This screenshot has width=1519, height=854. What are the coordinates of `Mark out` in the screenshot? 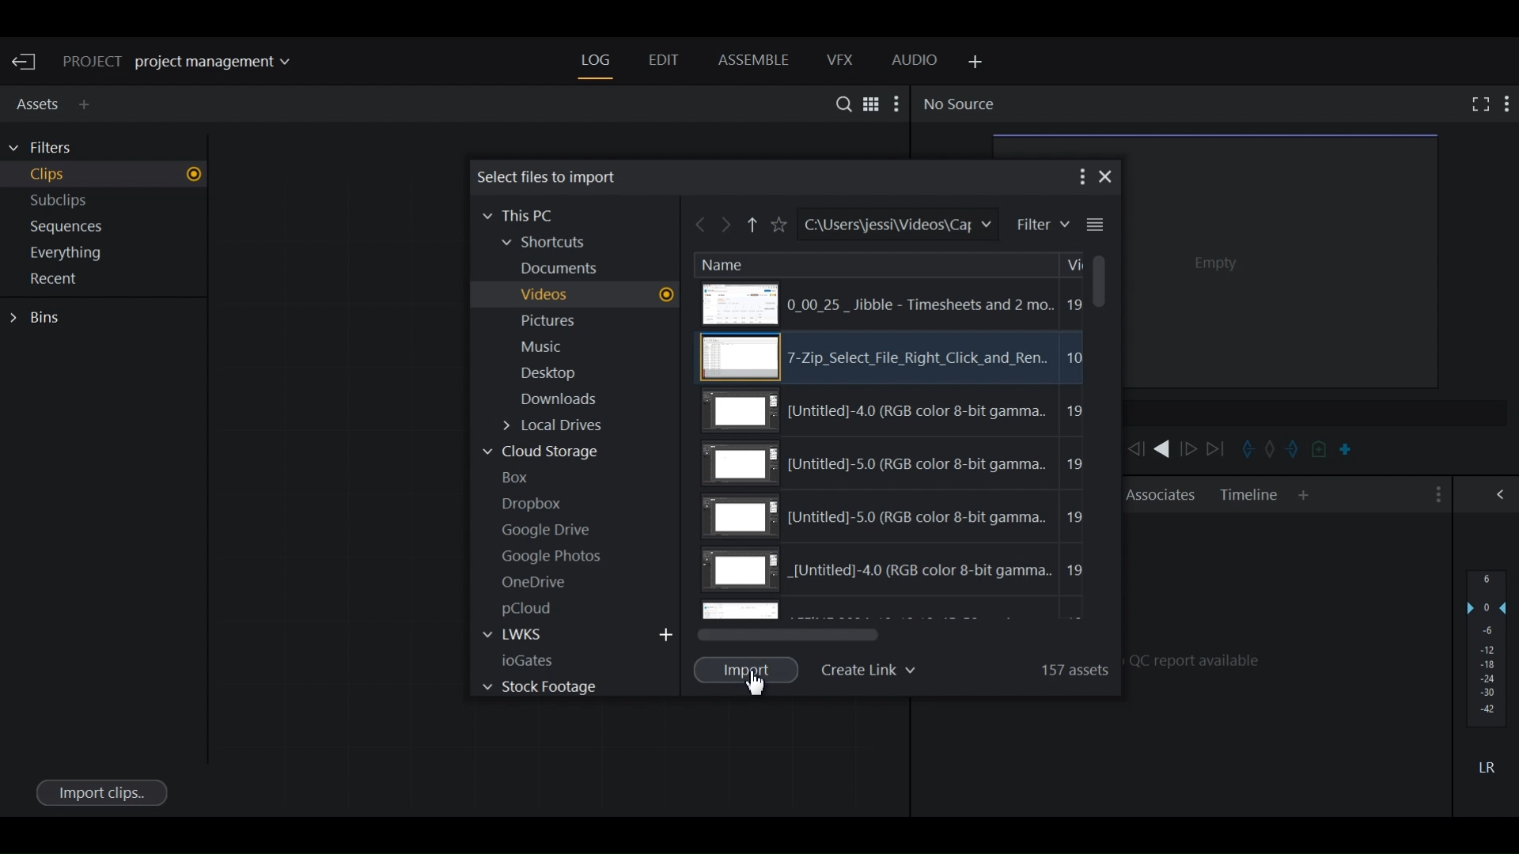 It's located at (1294, 448).